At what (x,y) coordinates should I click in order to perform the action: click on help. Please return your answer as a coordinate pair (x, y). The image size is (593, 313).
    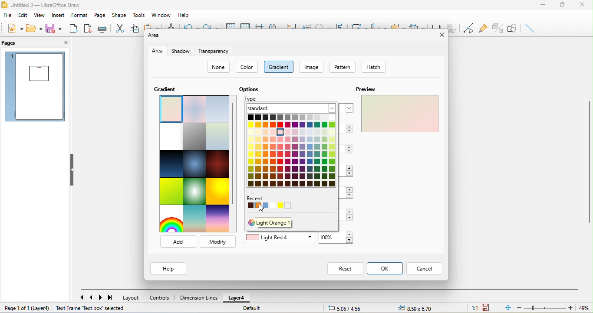
    Looking at the image, I should click on (167, 268).